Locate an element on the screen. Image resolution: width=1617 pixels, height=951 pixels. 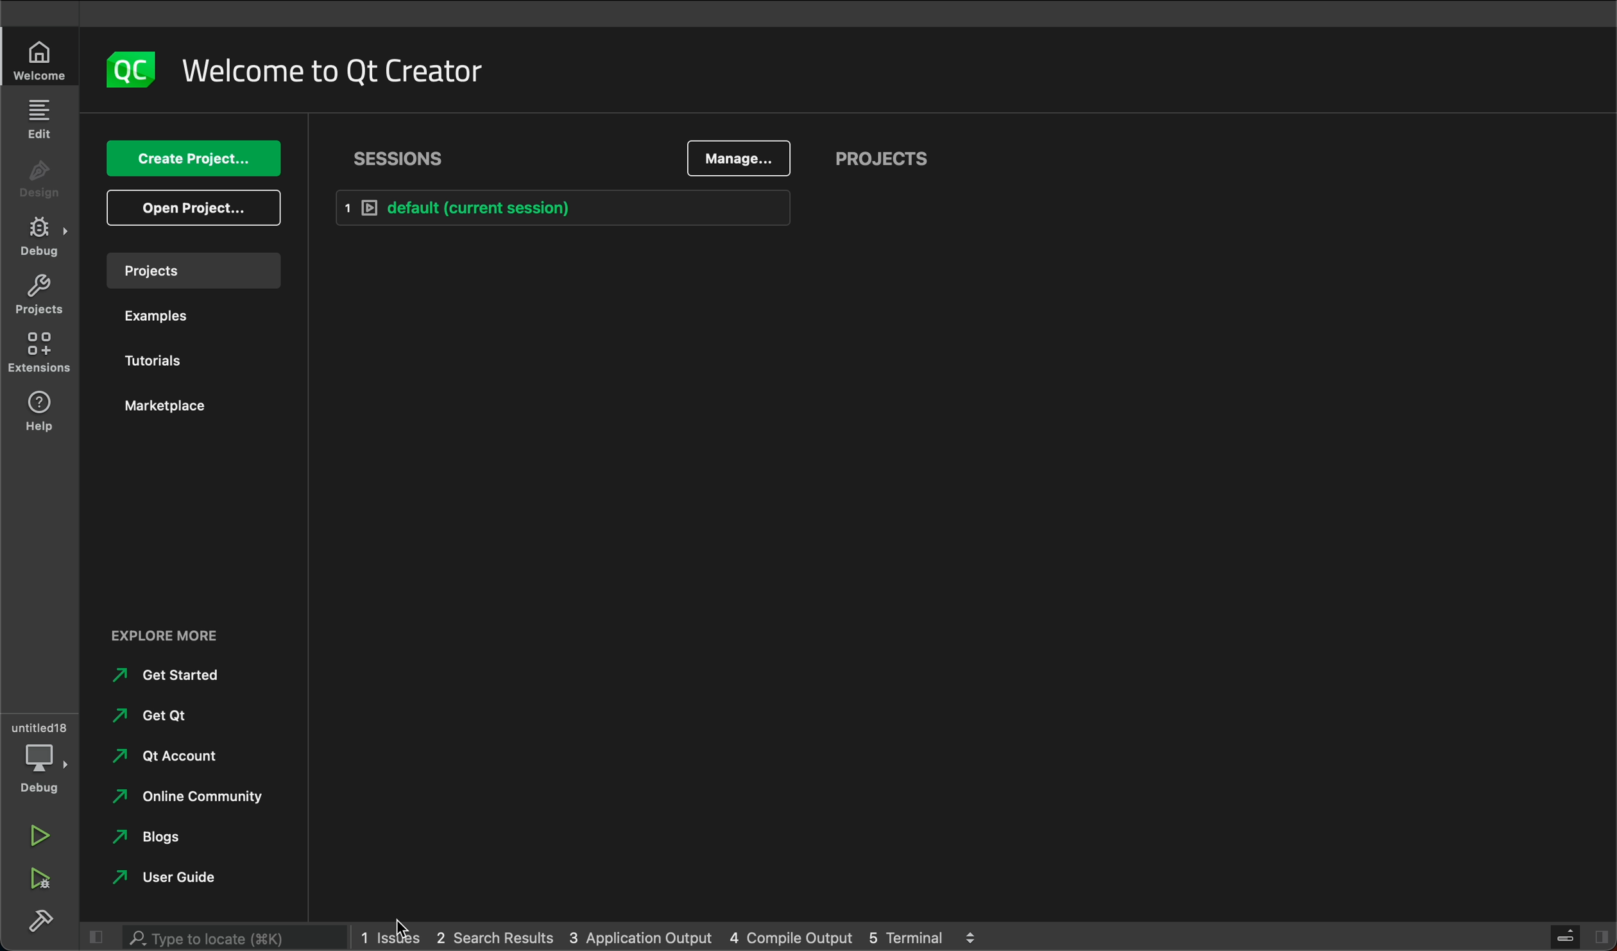
create  is located at coordinates (189, 157).